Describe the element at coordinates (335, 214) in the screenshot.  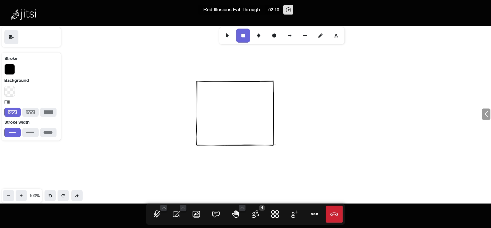
I see `end call` at that location.